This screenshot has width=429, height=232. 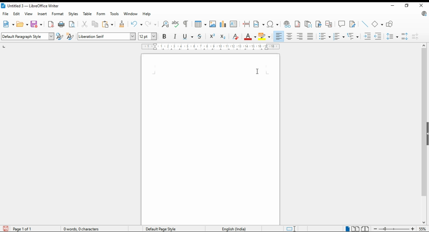 I want to click on basic shape, so click(x=378, y=24).